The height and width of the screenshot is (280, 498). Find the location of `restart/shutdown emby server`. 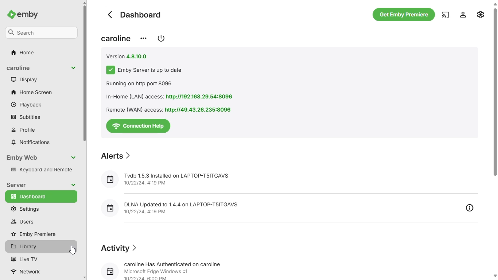

restart/shutdown emby server is located at coordinates (161, 38).